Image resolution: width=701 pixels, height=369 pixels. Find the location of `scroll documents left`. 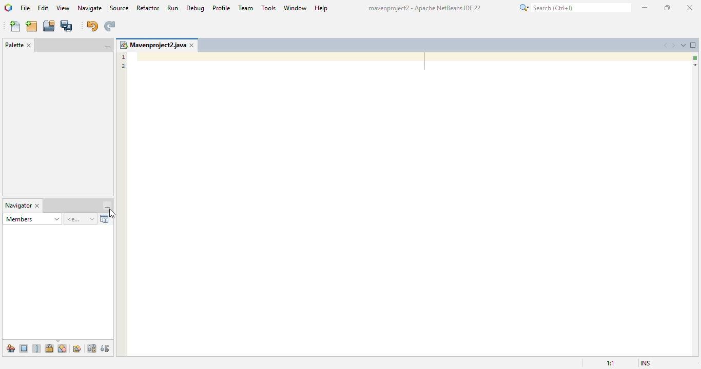

scroll documents left is located at coordinates (667, 46).